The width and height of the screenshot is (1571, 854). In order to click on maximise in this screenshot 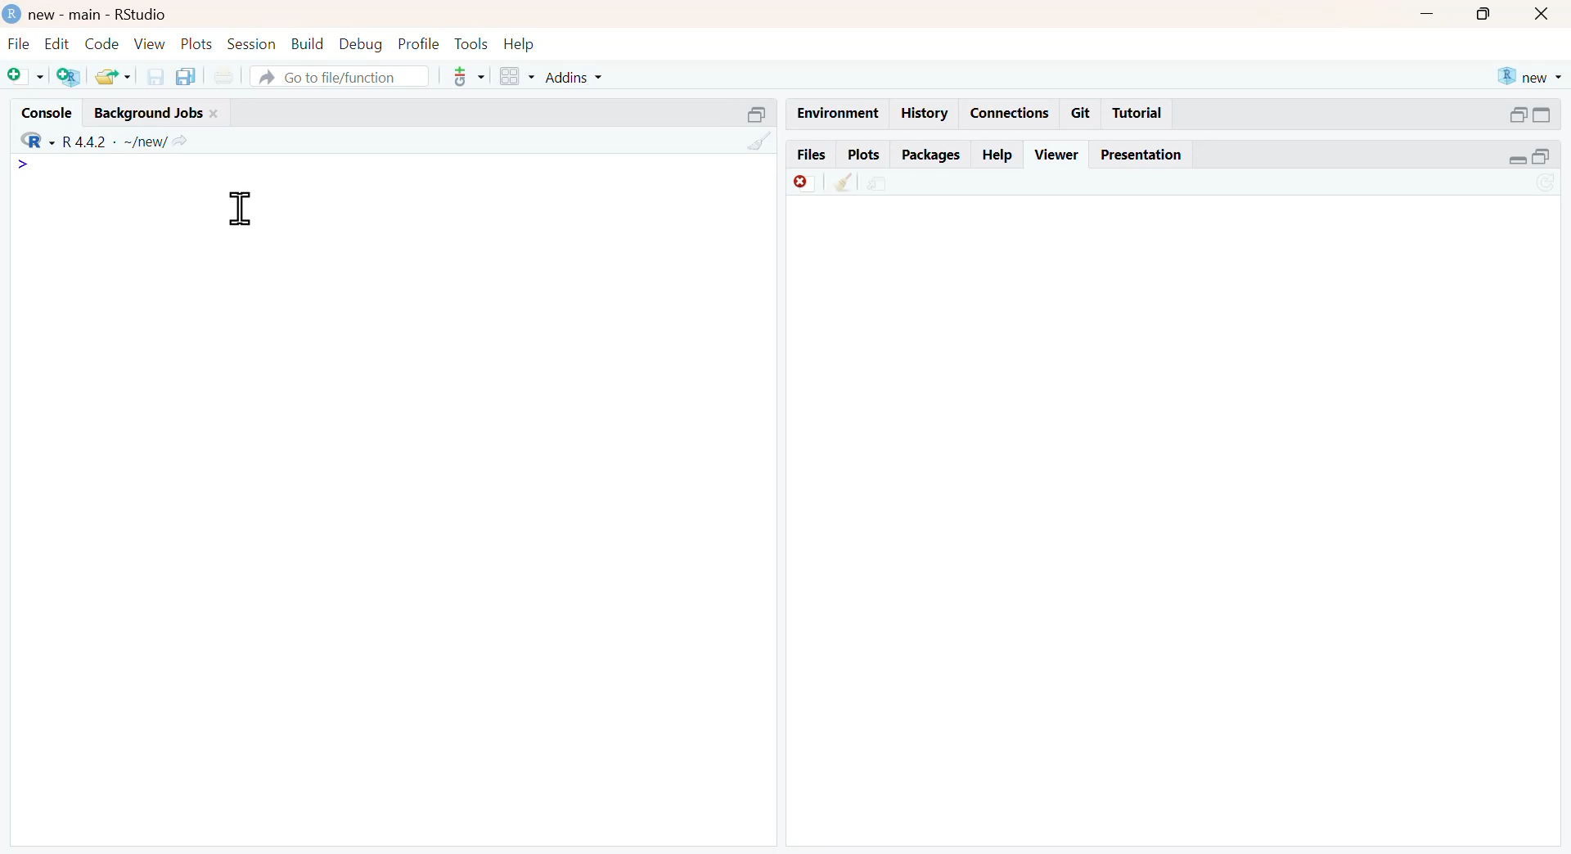, I will do `click(1482, 14)`.